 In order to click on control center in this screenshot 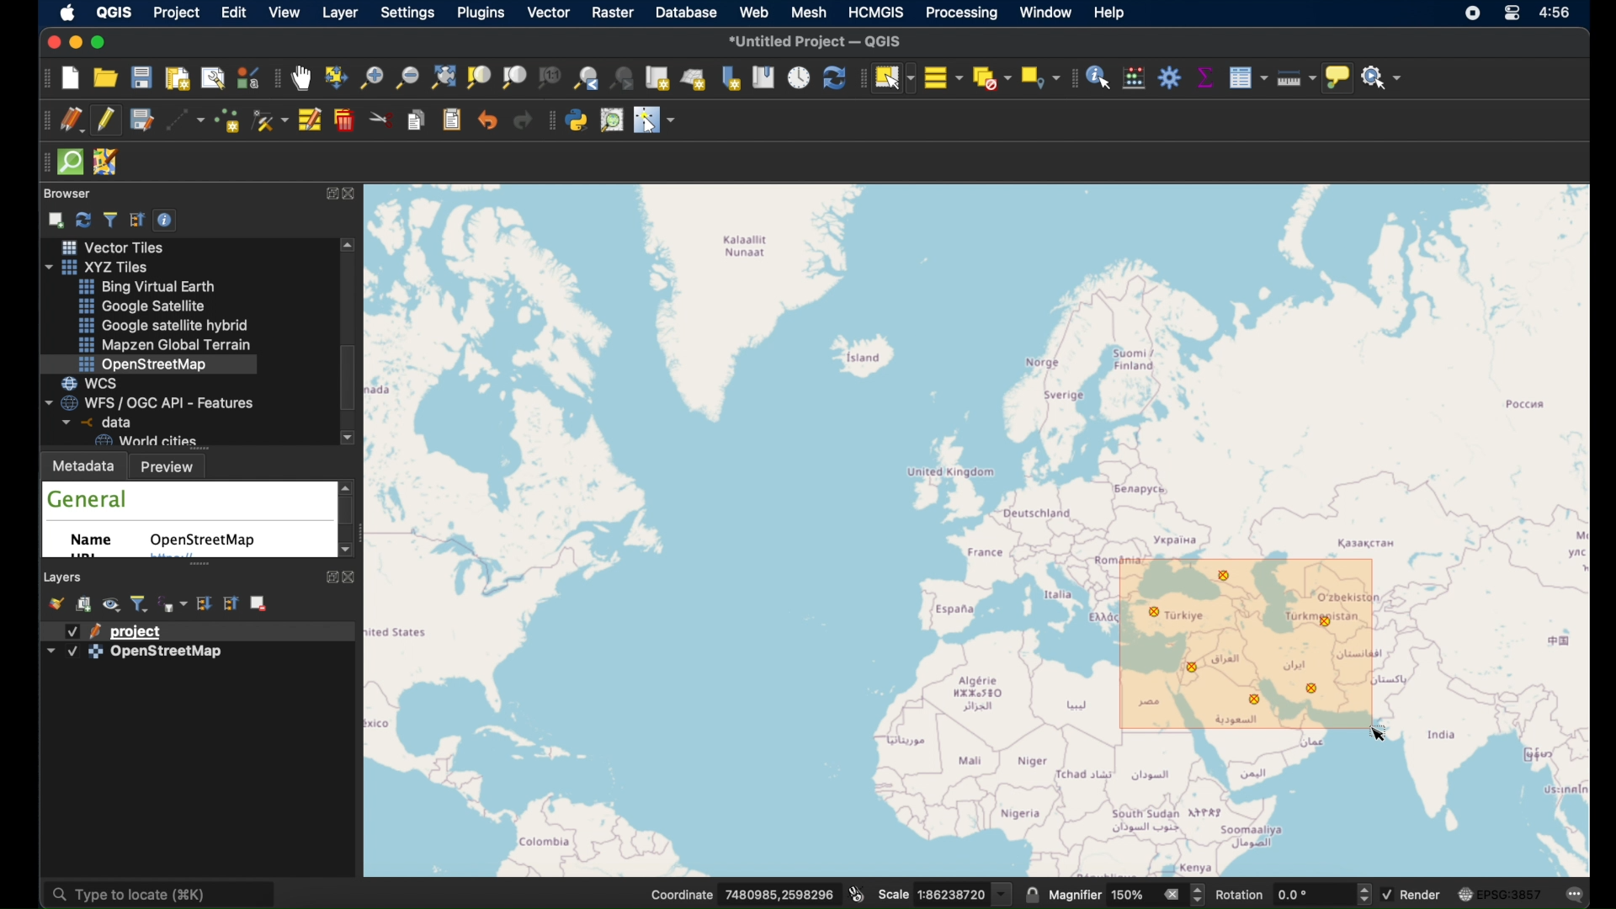, I will do `click(1514, 15)`.